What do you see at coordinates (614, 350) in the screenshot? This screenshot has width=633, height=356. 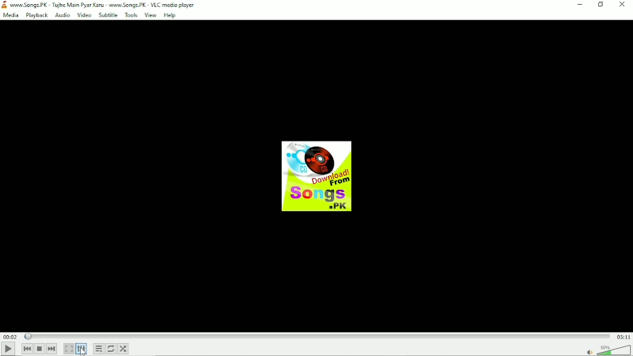 I see `Volume` at bounding box center [614, 350].